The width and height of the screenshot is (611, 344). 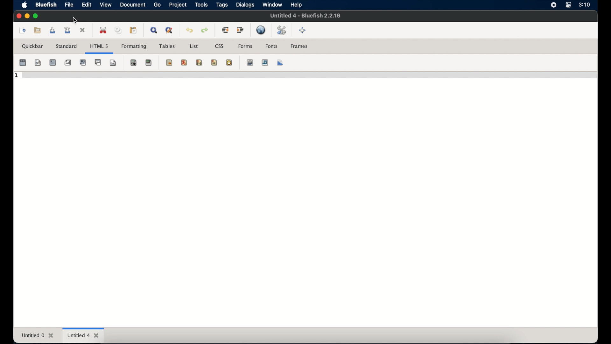 I want to click on insert image, so click(x=251, y=62).